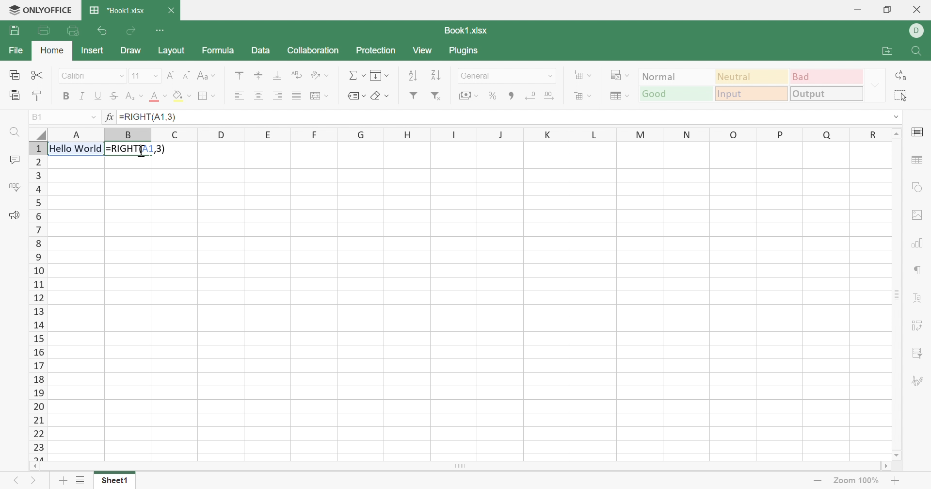 The width and height of the screenshot is (931, 489). I want to click on elect all, so click(904, 96).